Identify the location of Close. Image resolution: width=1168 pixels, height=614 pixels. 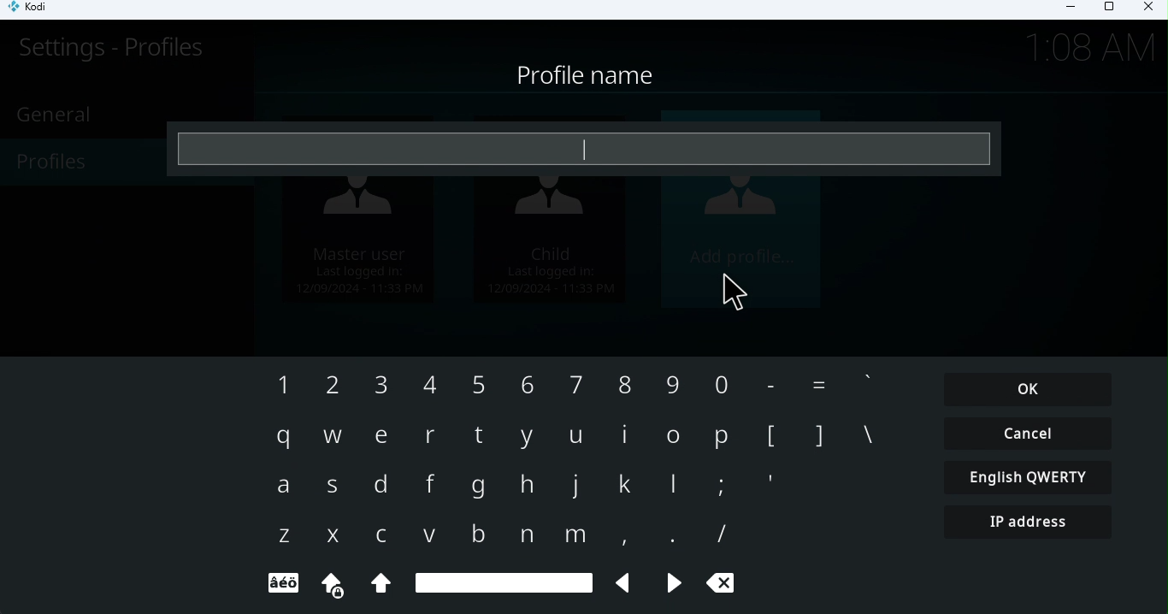
(1146, 9).